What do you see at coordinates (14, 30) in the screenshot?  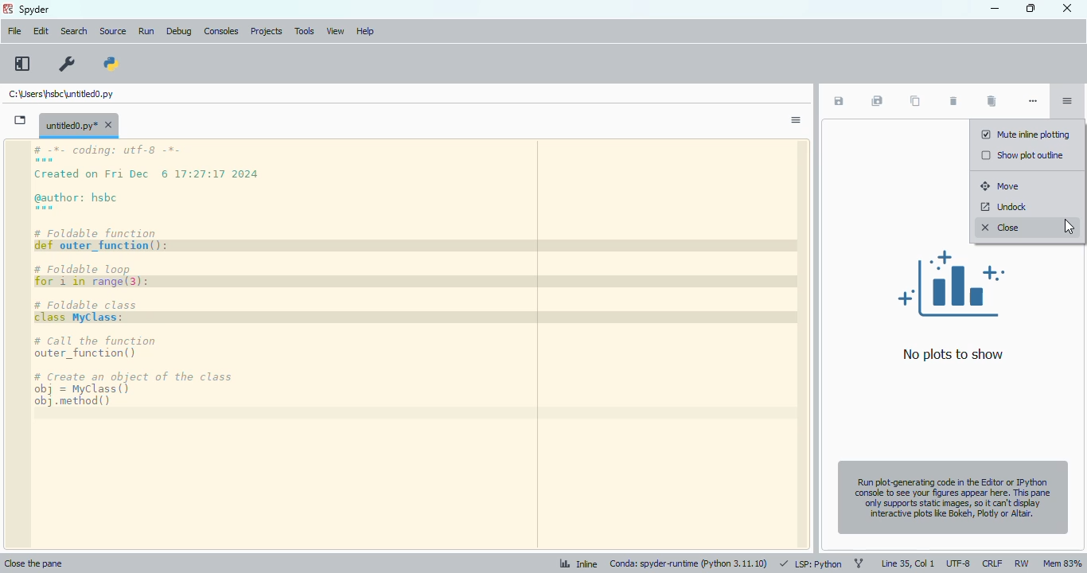 I see `file` at bounding box center [14, 30].